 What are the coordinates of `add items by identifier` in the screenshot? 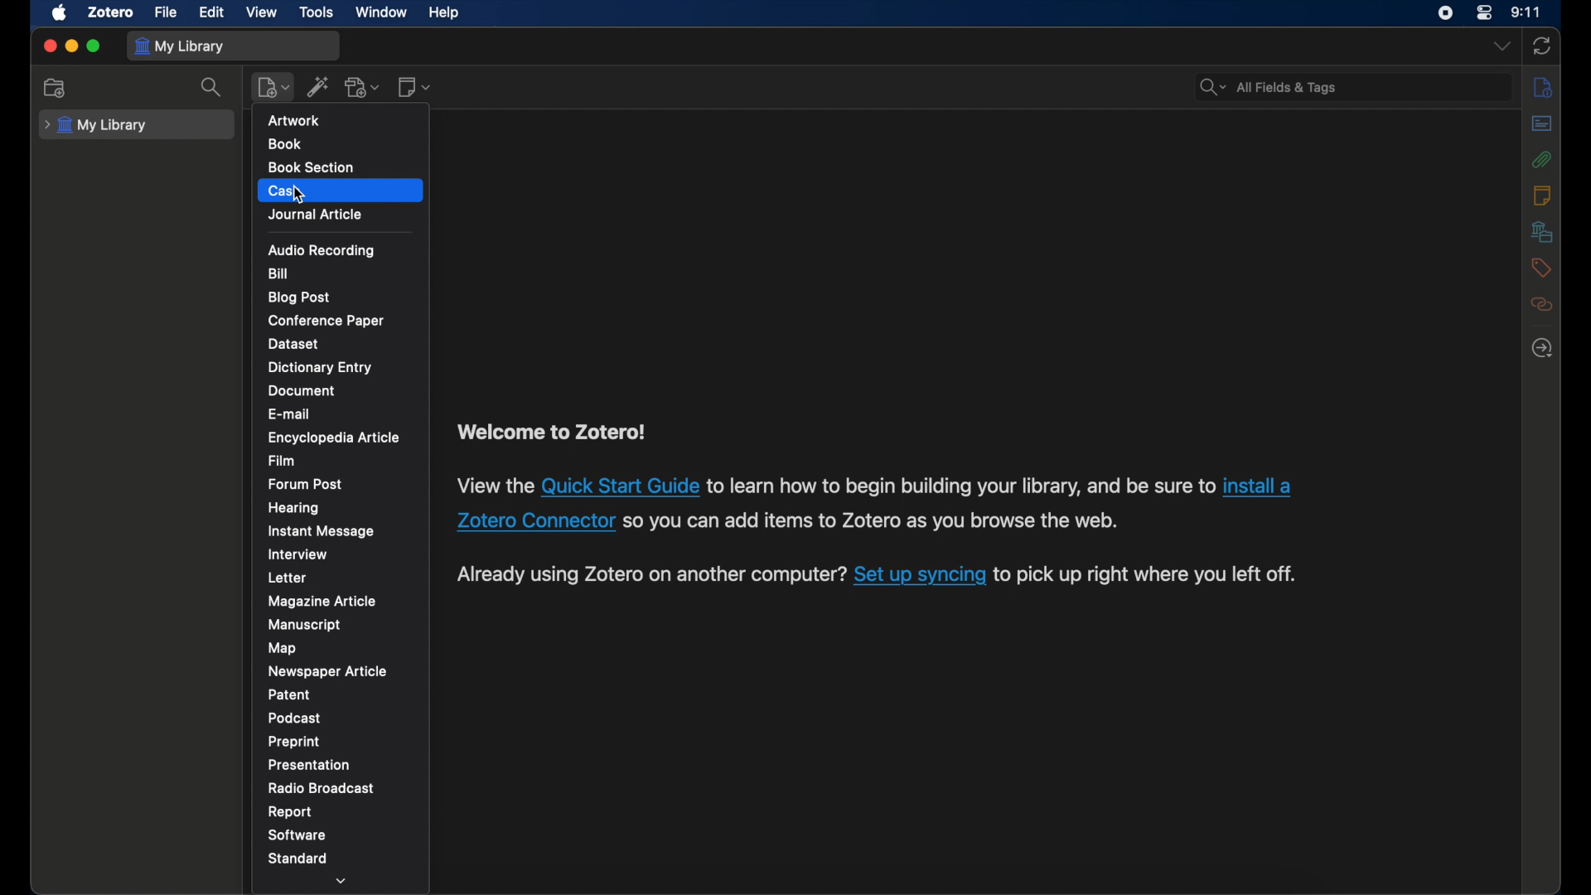 It's located at (318, 86).